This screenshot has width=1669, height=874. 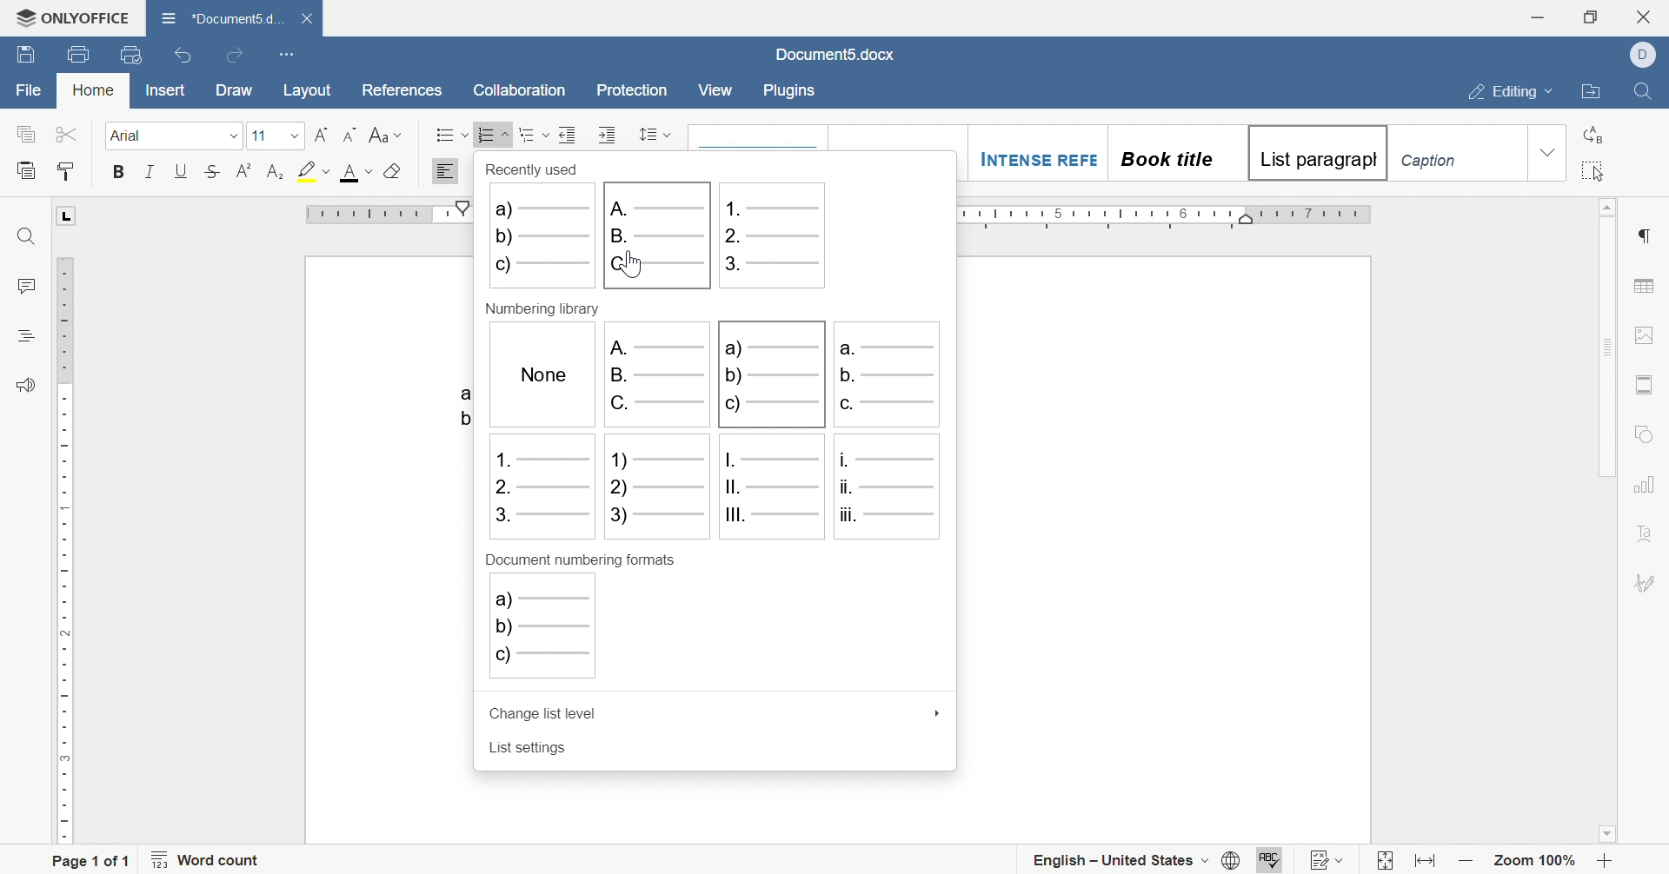 What do you see at coordinates (25, 284) in the screenshot?
I see `comments` at bounding box center [25, 284].